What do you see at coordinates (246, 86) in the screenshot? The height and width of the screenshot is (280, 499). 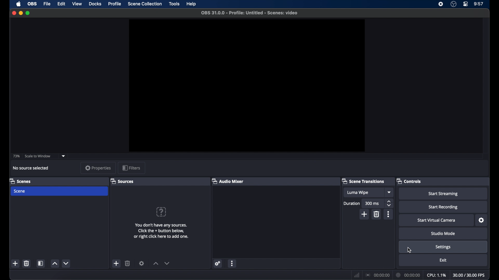 I see `preview` at bounding box center [246, 86].